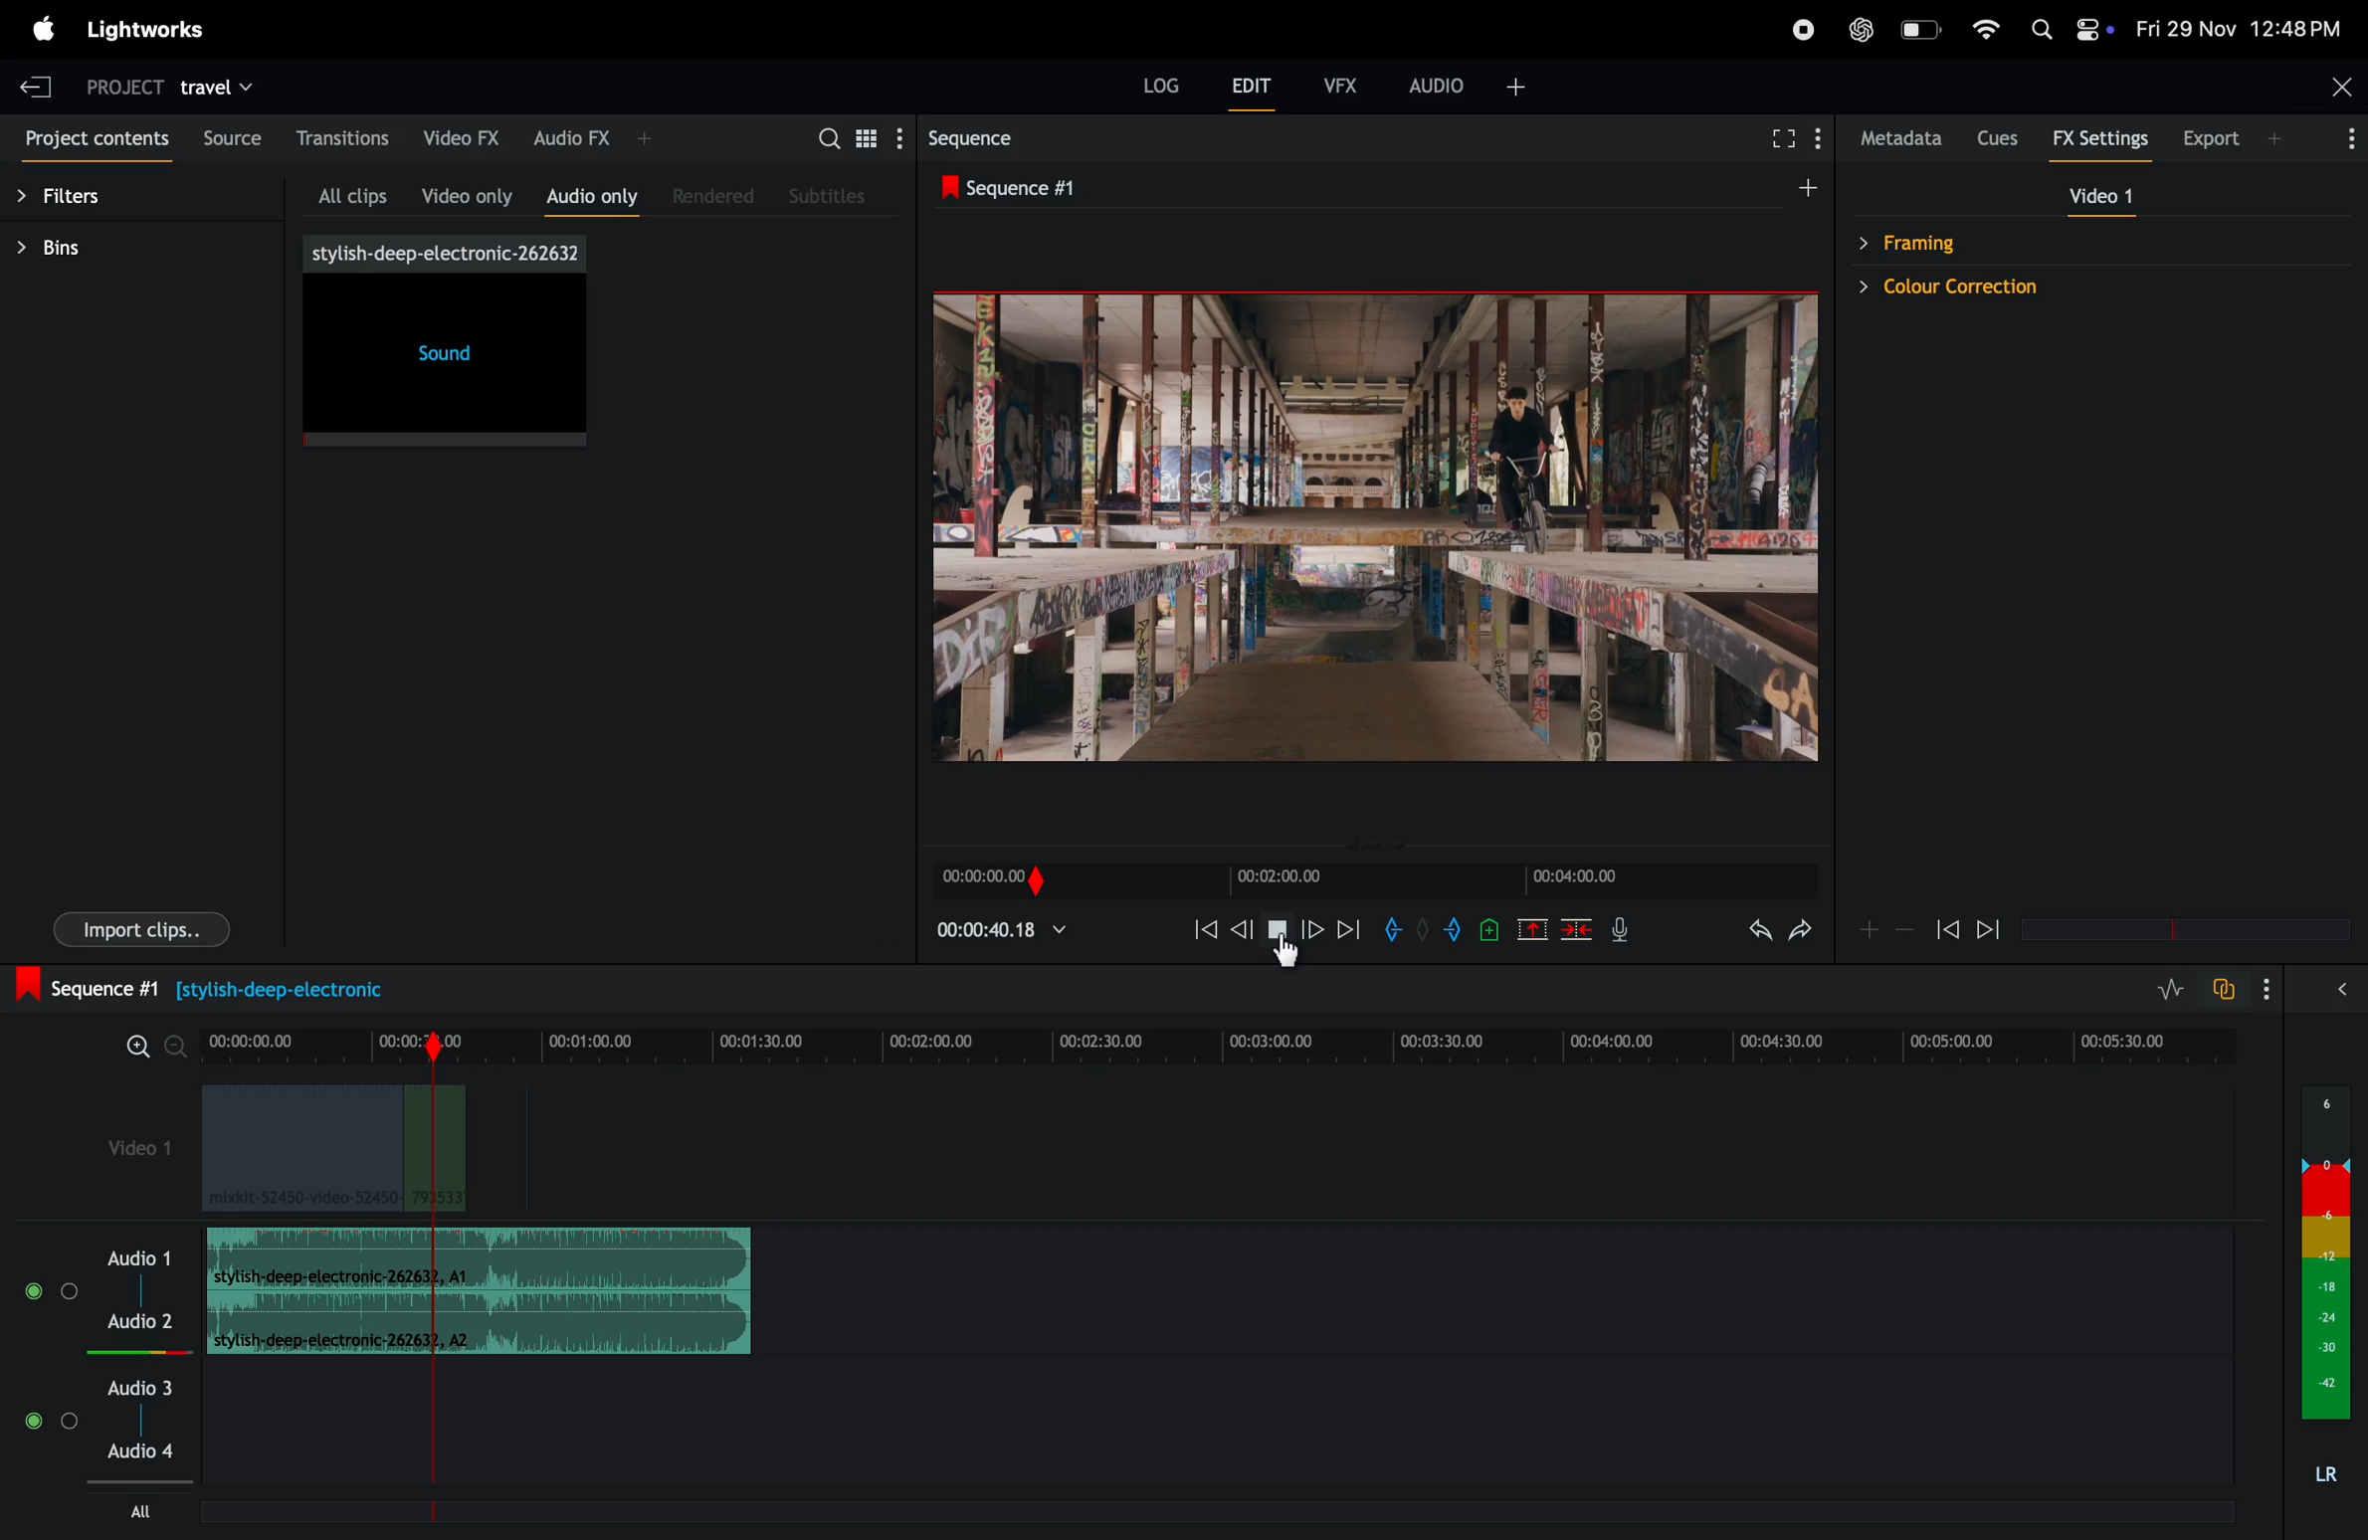  What do you see at coordinates (1994, 286) in the screenshot?
I see `colour correction` at bounding box center [1994, 286].